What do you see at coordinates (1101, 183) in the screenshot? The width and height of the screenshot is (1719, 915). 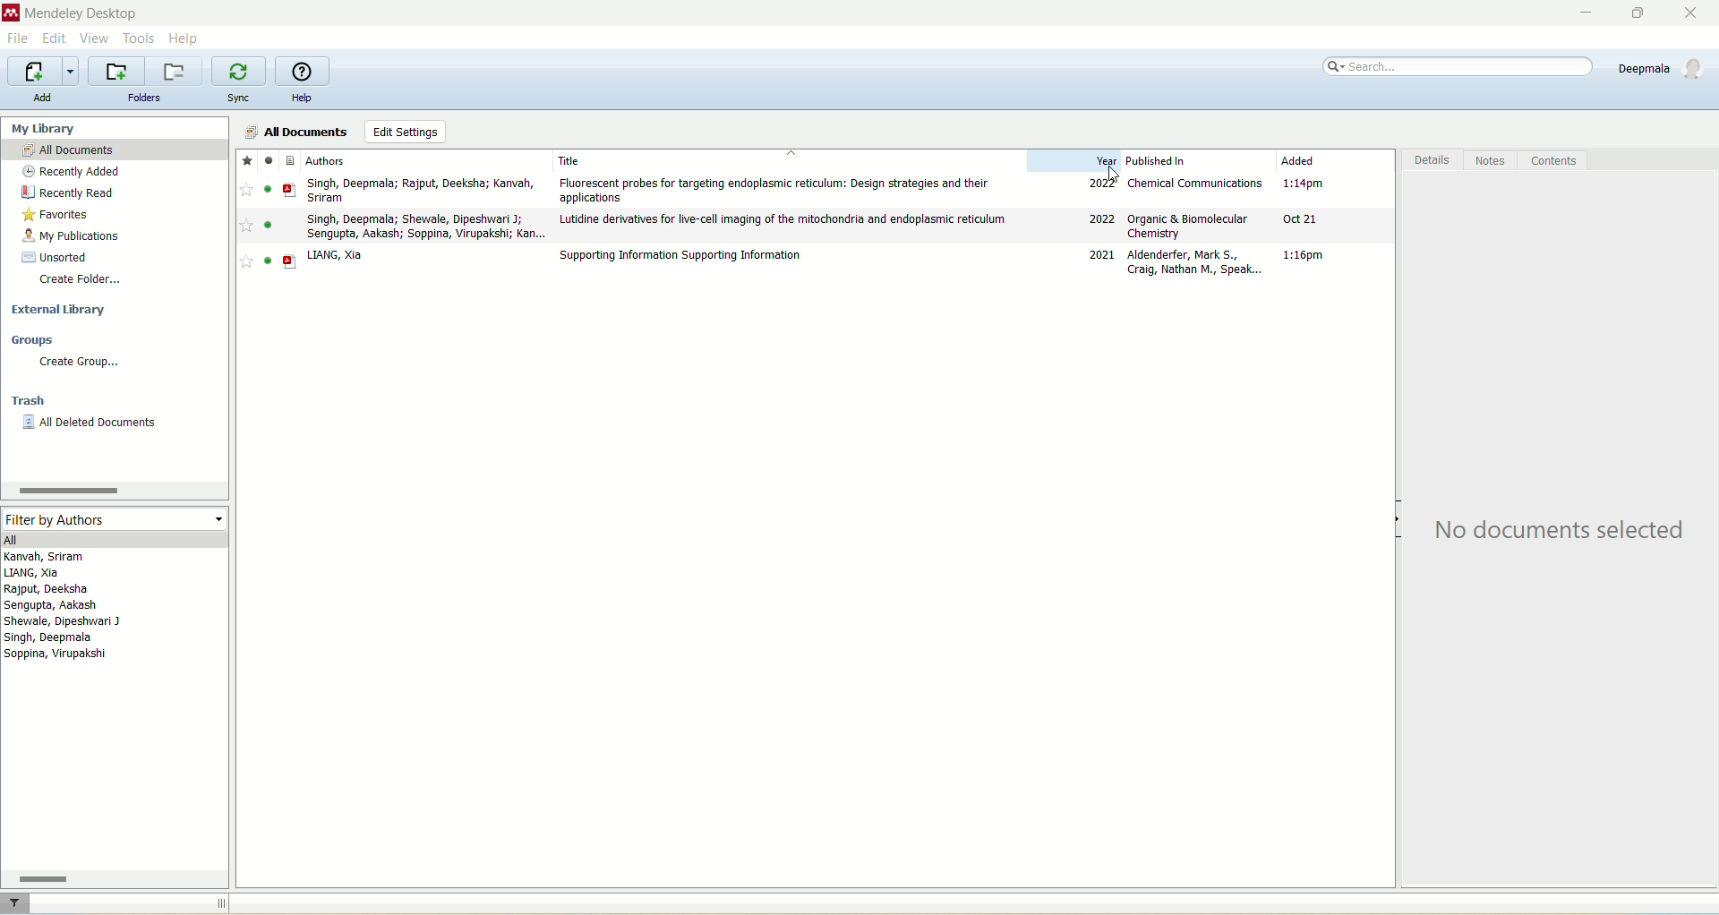 I see `2022` at bounding box center [1101, 183].